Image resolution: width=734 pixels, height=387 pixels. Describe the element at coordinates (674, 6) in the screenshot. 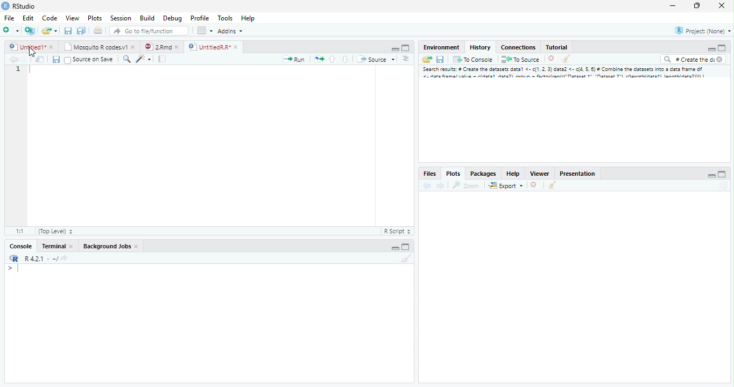

I see `Minimize` at that location.